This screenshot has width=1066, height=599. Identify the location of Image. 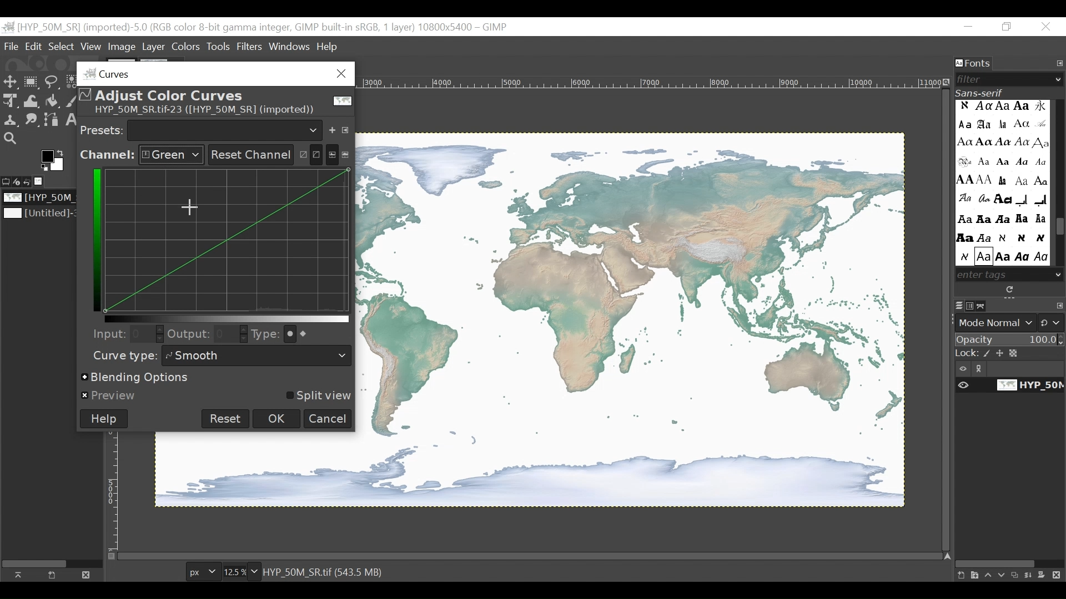
(631, 321).